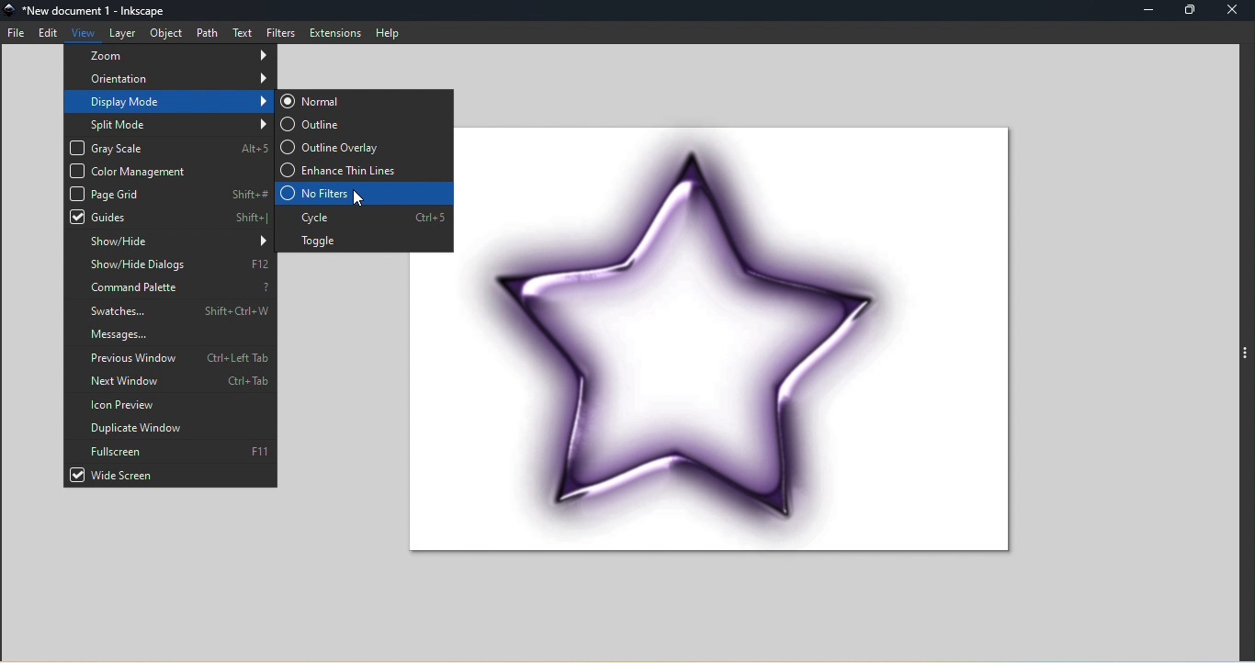  Describe the element at coordinates (173, 477) in the screenshot. I see `Wide screen` at that location.